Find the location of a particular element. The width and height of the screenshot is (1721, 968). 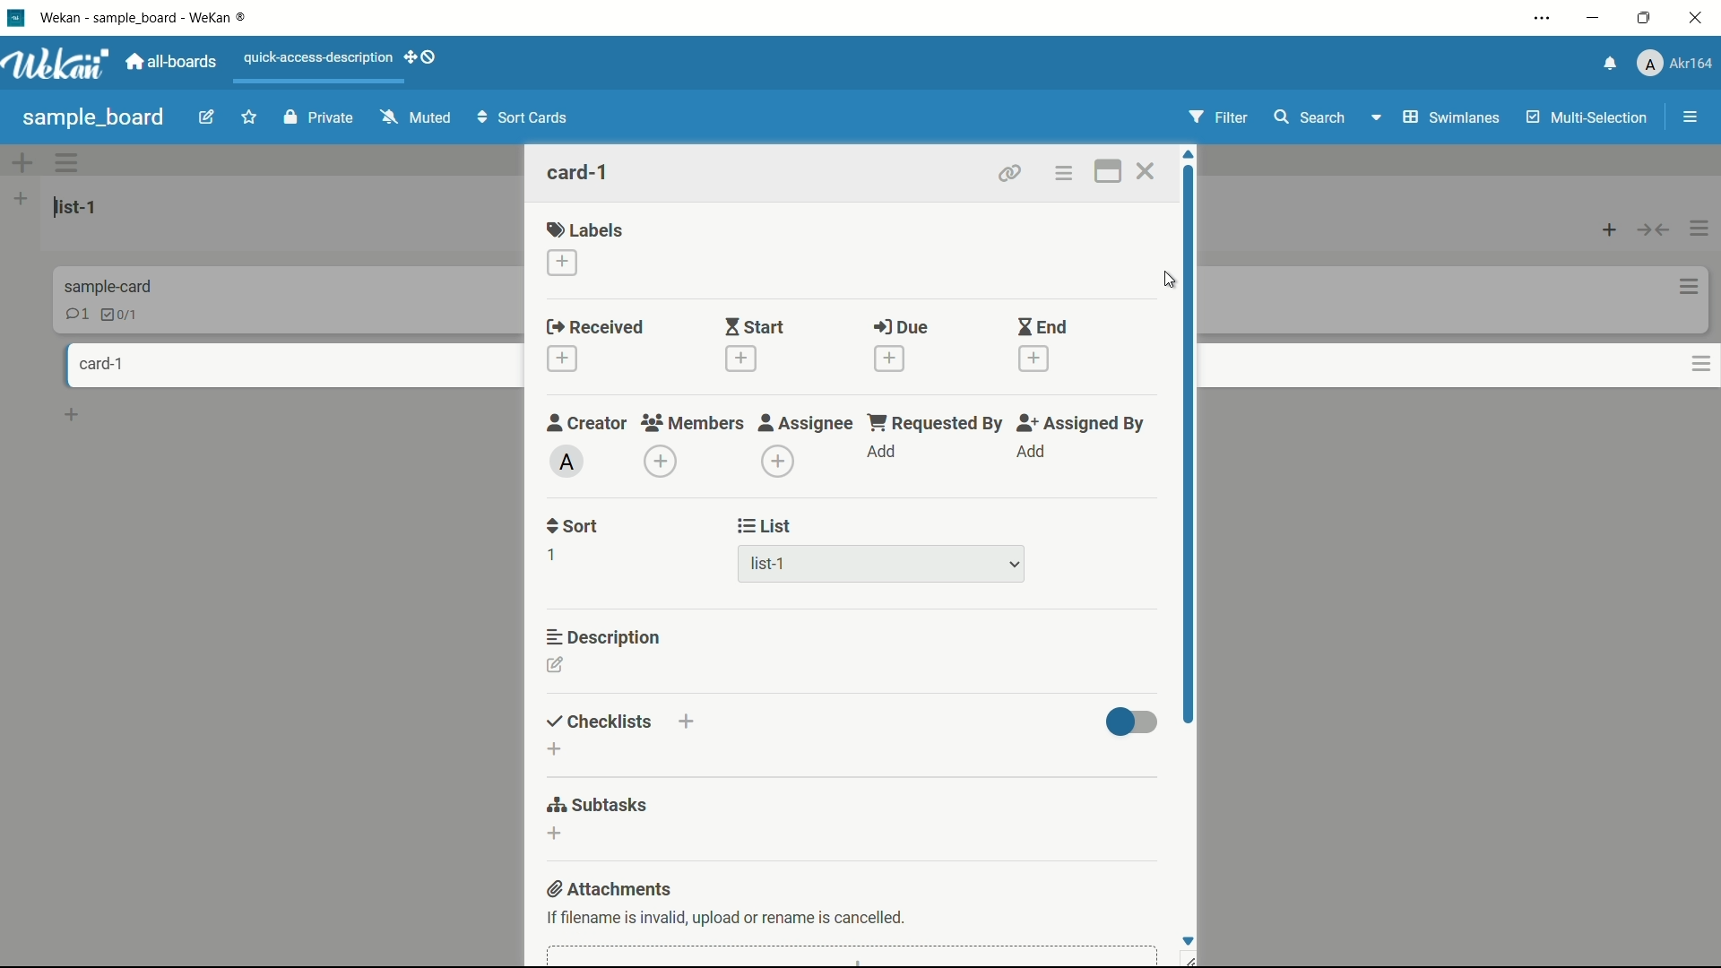

wekan - Sample_board - weaken is located at coordinates (175, 20).